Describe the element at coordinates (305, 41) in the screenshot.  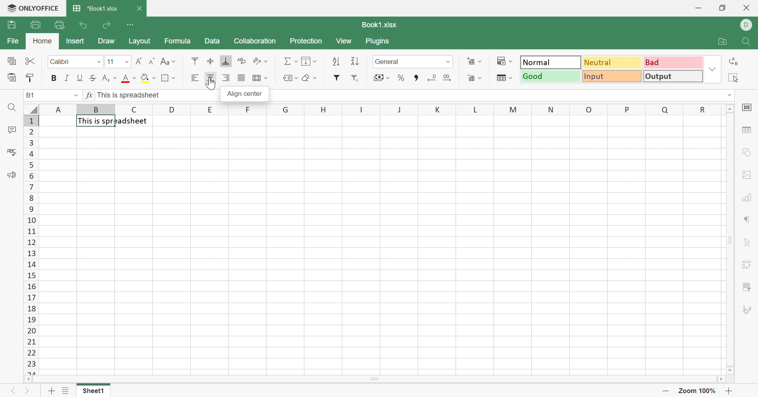
I see `Protection` at that location.